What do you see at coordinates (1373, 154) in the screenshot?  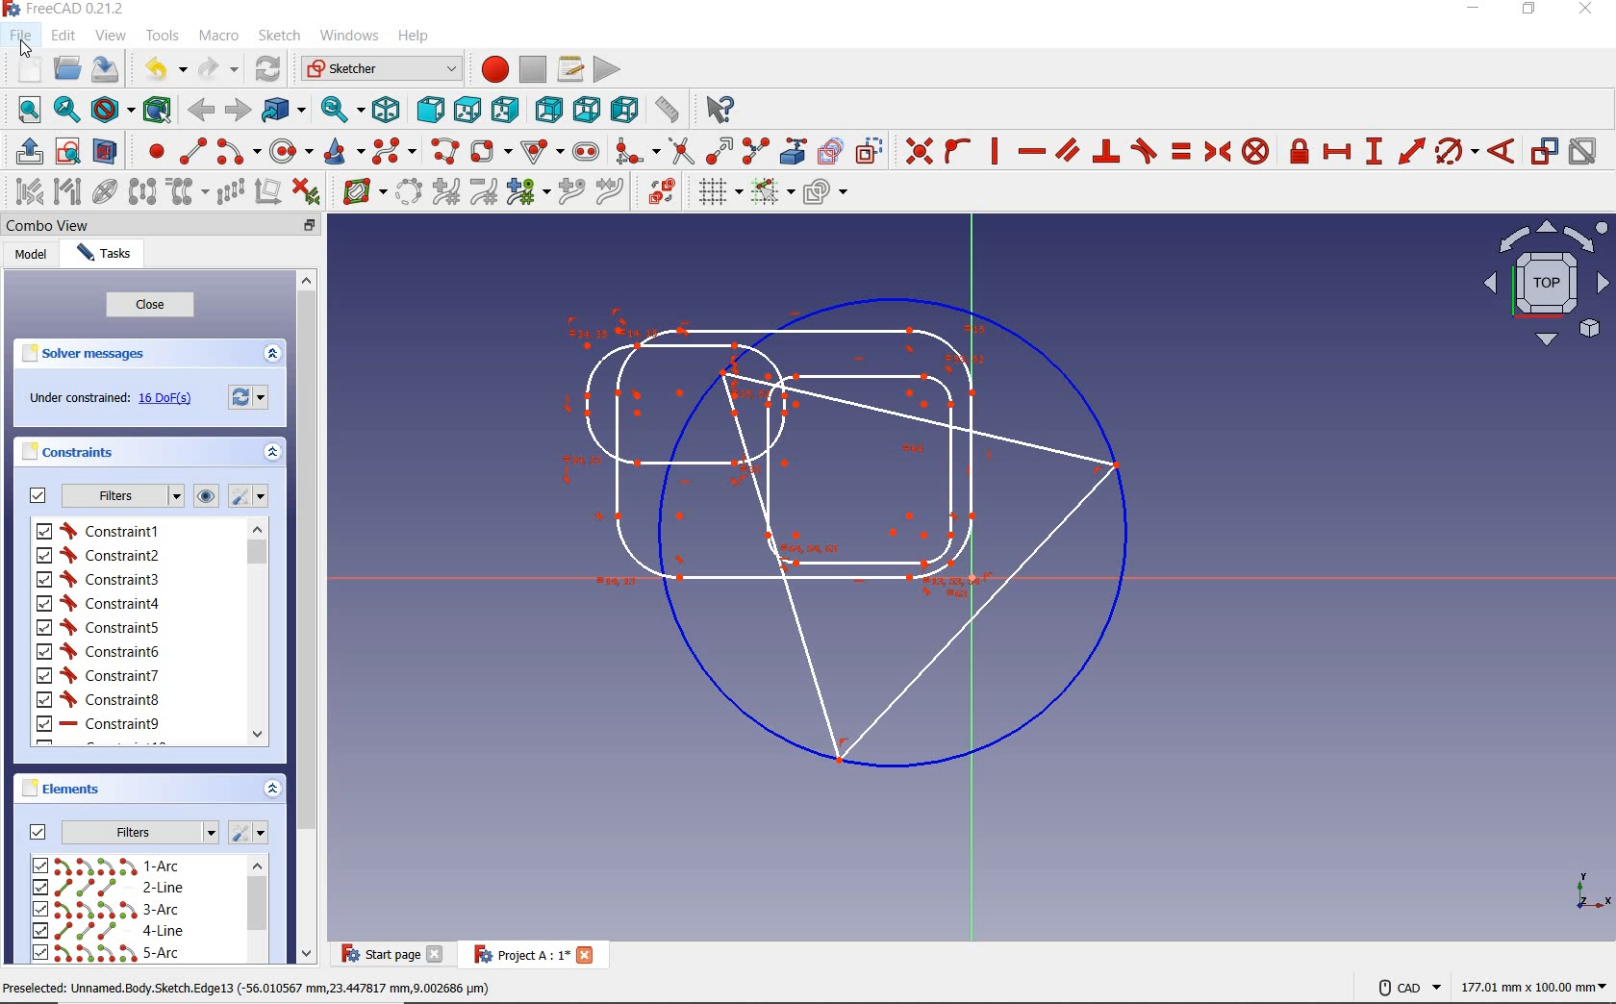 I see `constrain vertical distance` at bounding box center [1373, 154].